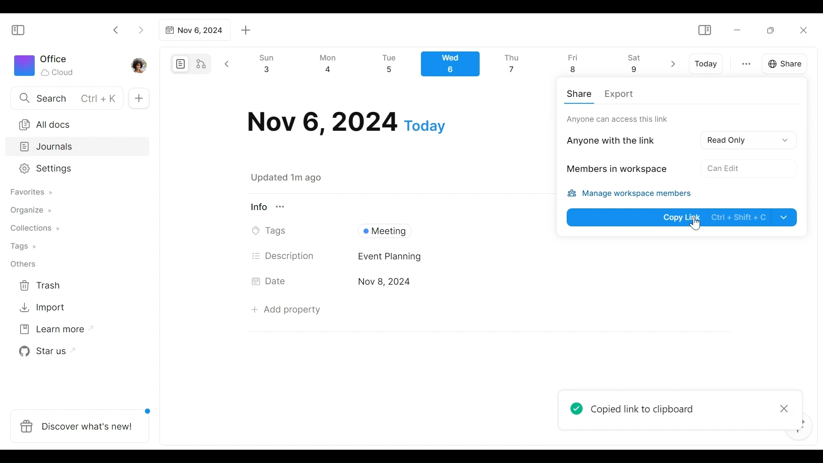 Image resolution: width=823 pixels, height=463 pixels. Describe the element at coordinates (631, 195) in the screenshot. I see `Manage workspace members` at that location.